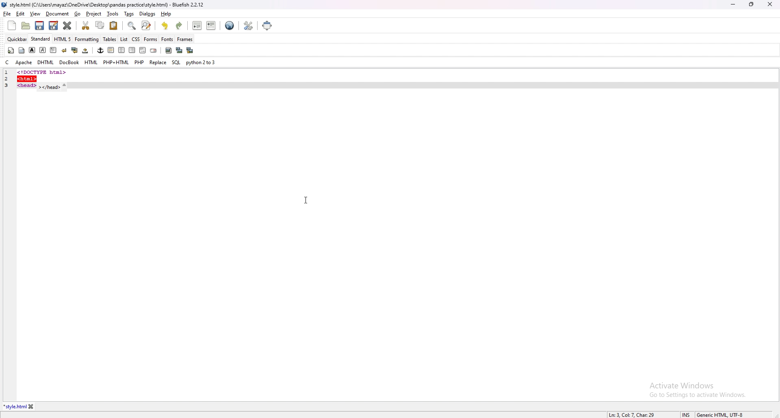 Image resolution: width=780 pixels, height=418 pixels. What do you see at coordinates (130, 14) in the screenshot?
I see `tags` at bounding box center [130, 14].